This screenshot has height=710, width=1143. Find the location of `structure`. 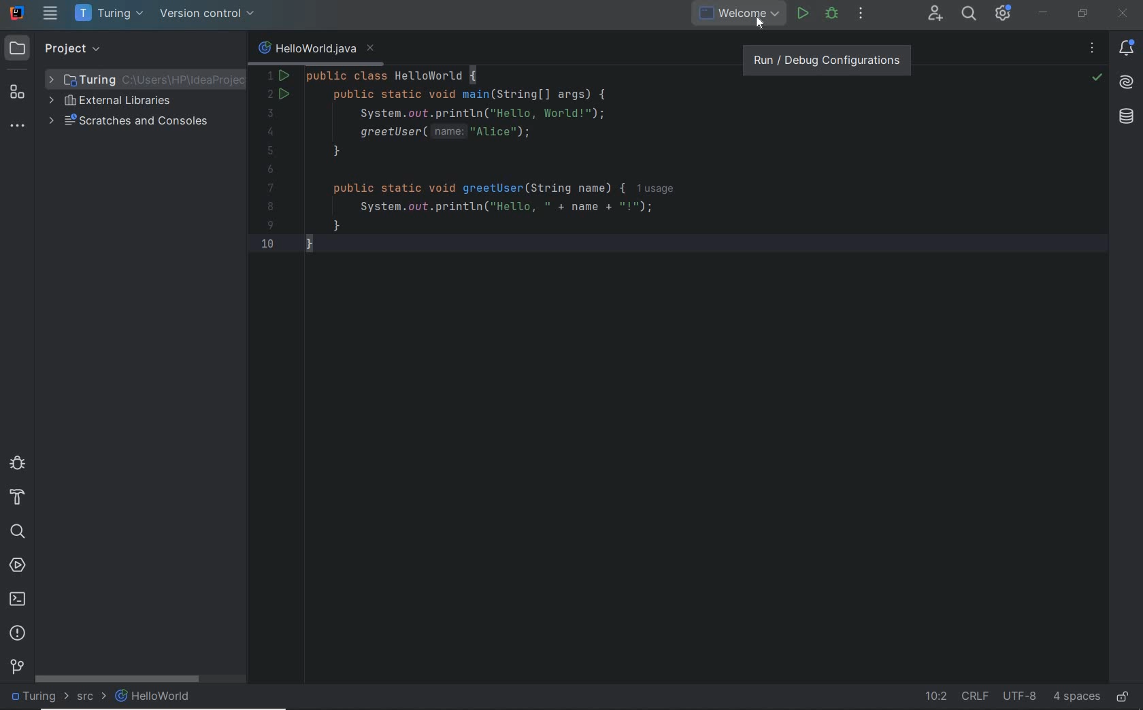

structure is located at coordinates (18, 92).